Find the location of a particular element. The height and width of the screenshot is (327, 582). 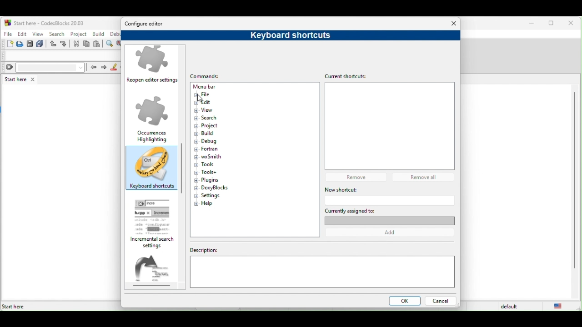

next  is located at coordinates (104, 68).